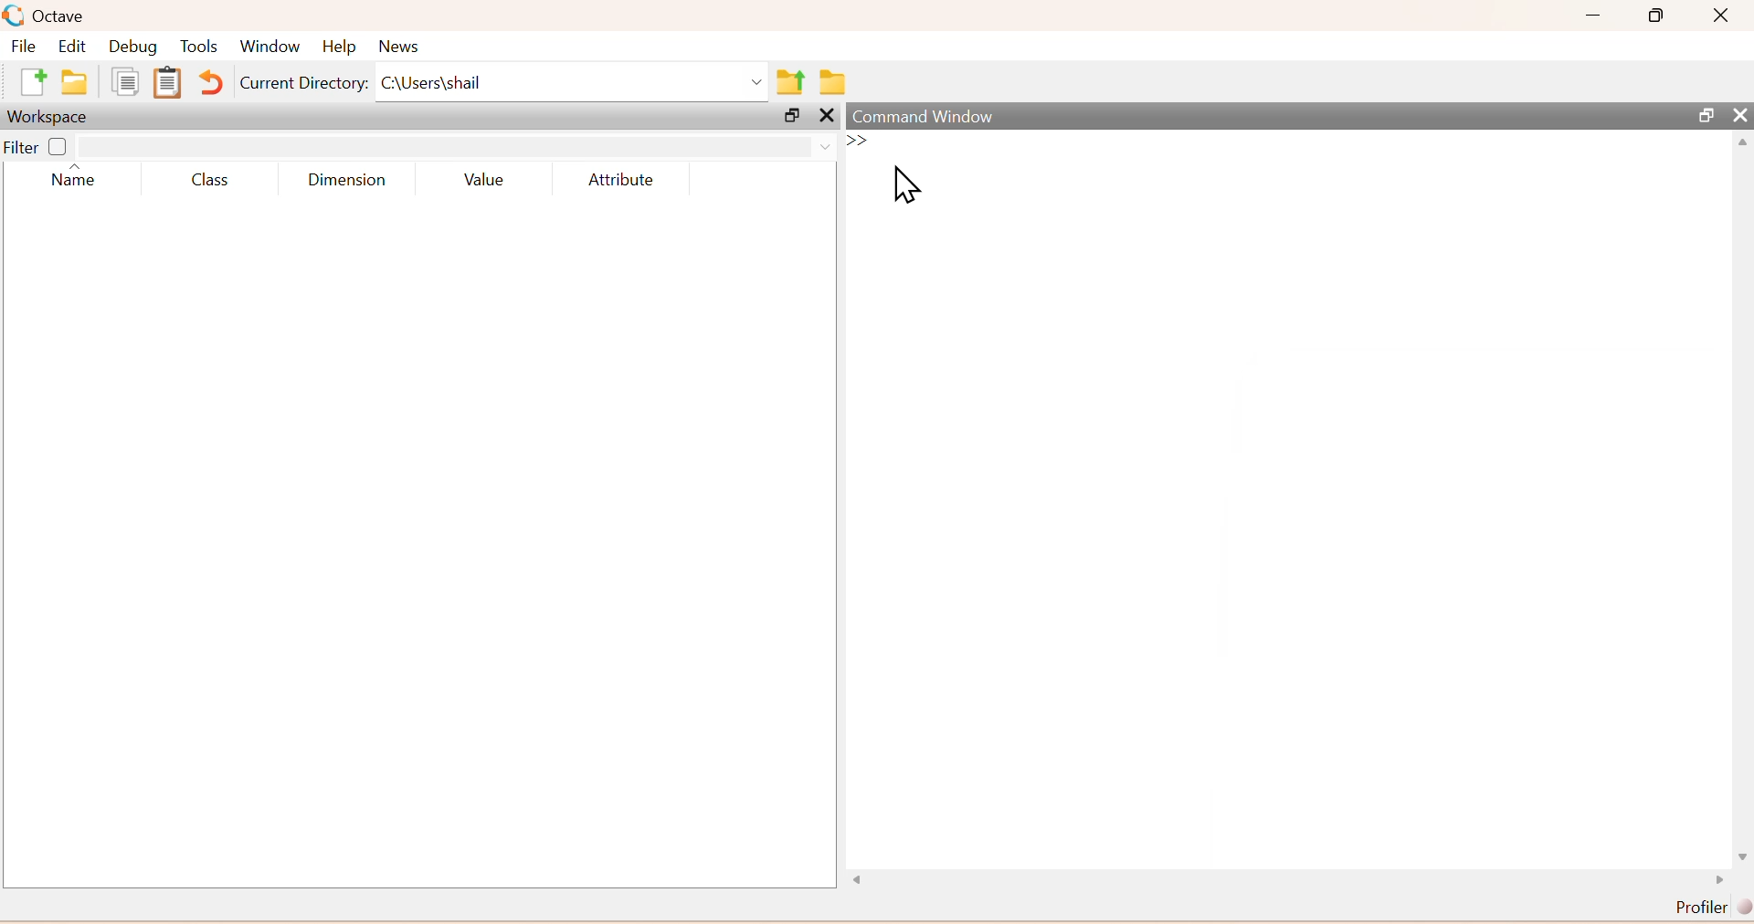  What do you see at coordinates (1736, 116) in the screenshot?
I see `Close` at bounding box center [1736, 116].